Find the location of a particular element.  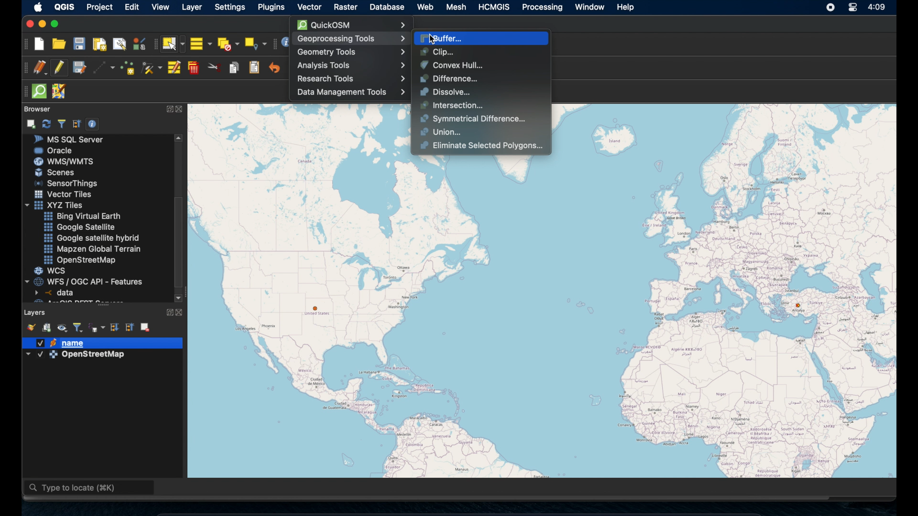

collapse all is located at coordinates (131, 327).